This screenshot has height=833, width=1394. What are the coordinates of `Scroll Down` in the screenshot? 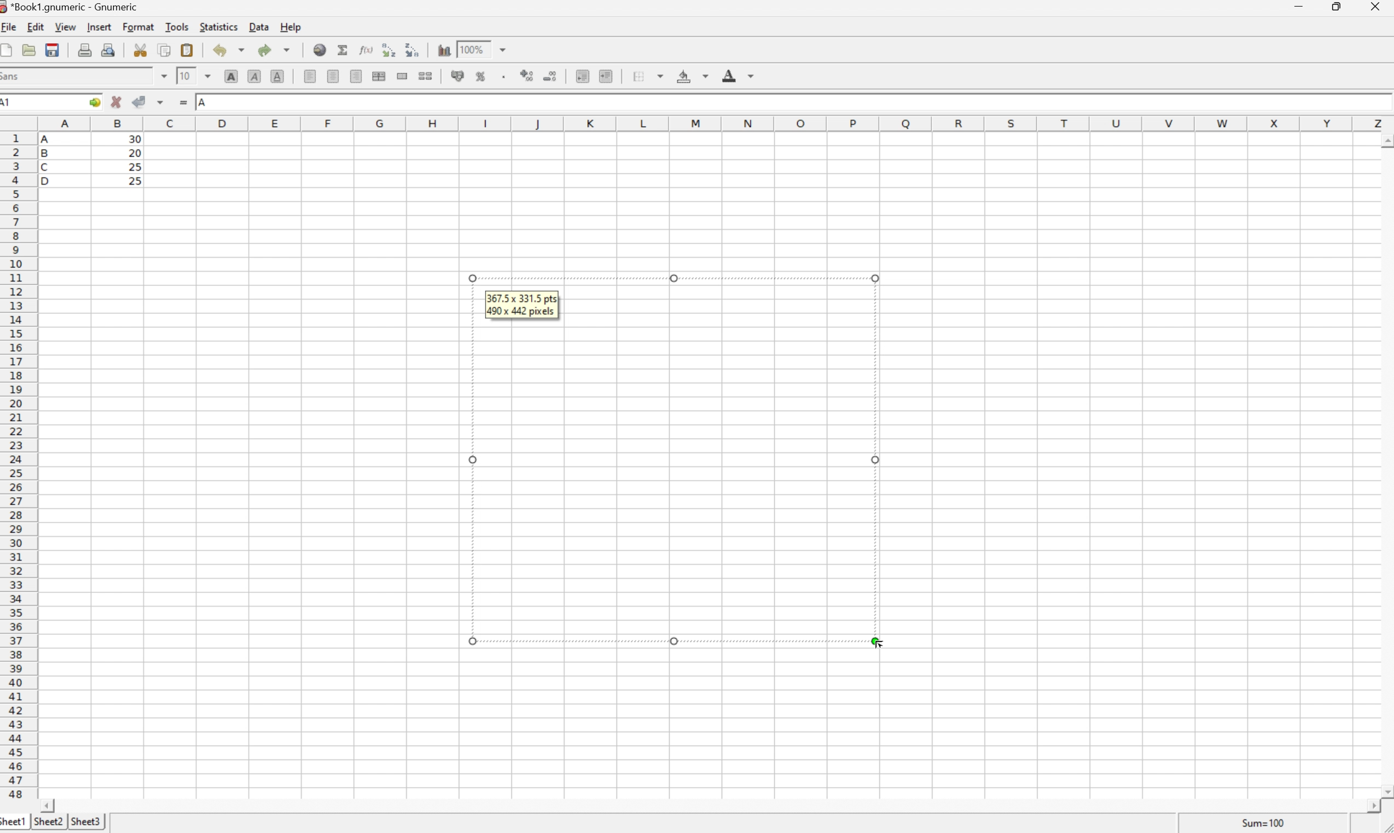 It's located at (1385, 790).